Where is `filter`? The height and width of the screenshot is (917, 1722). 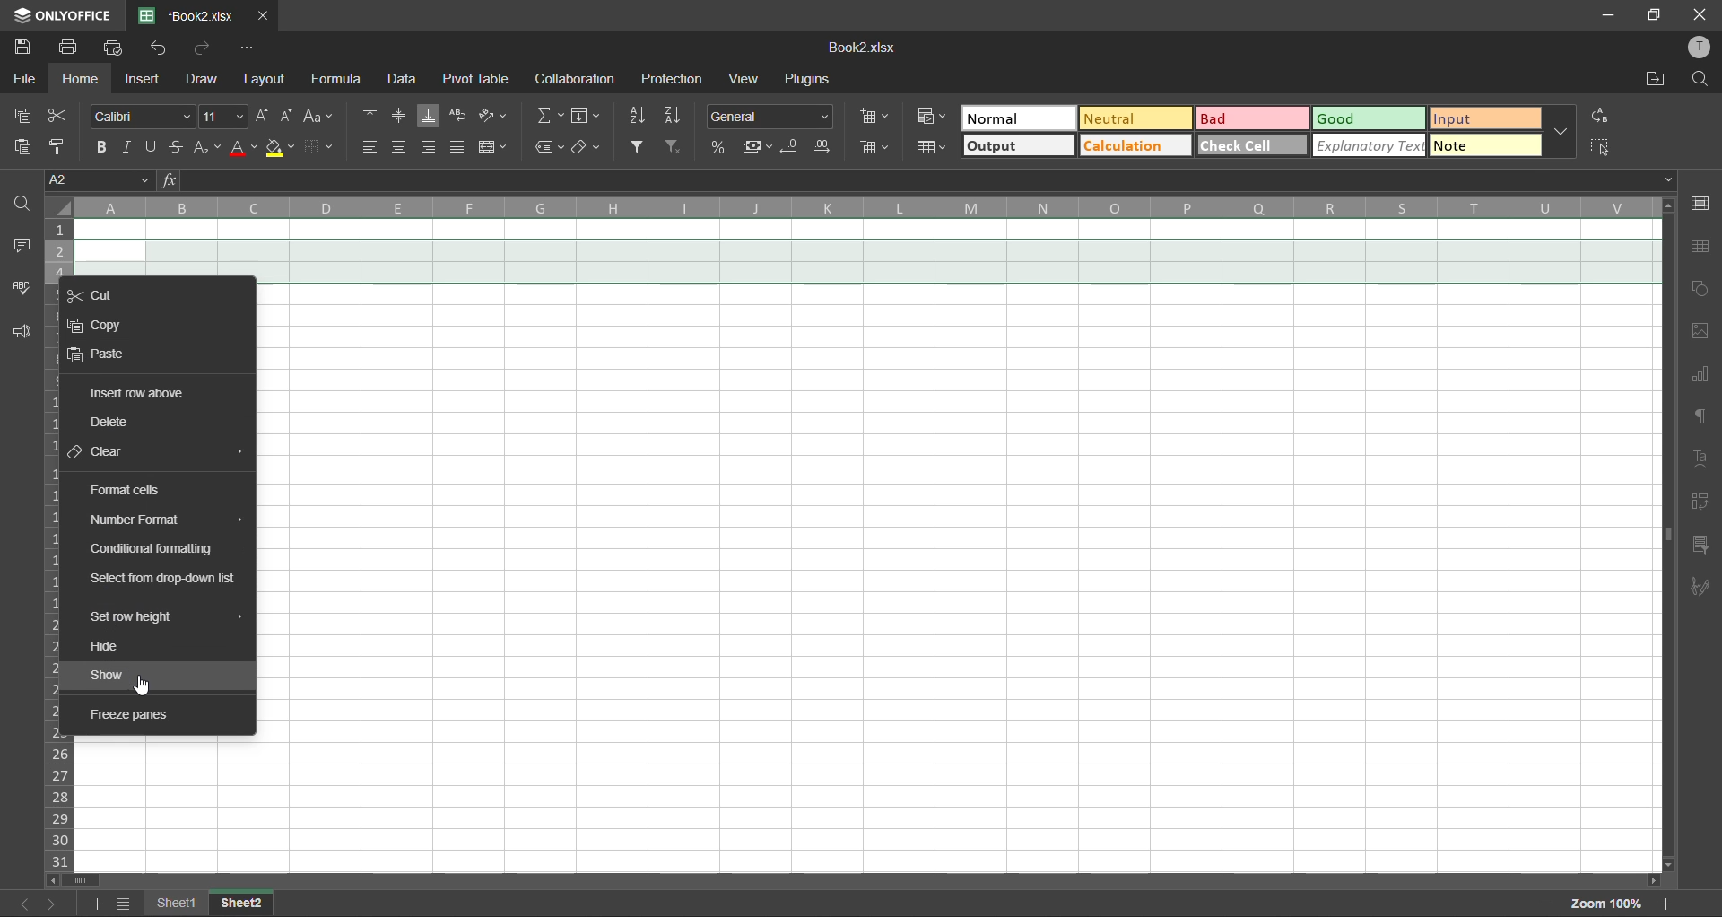
filter is located at coordinates (640, 147).